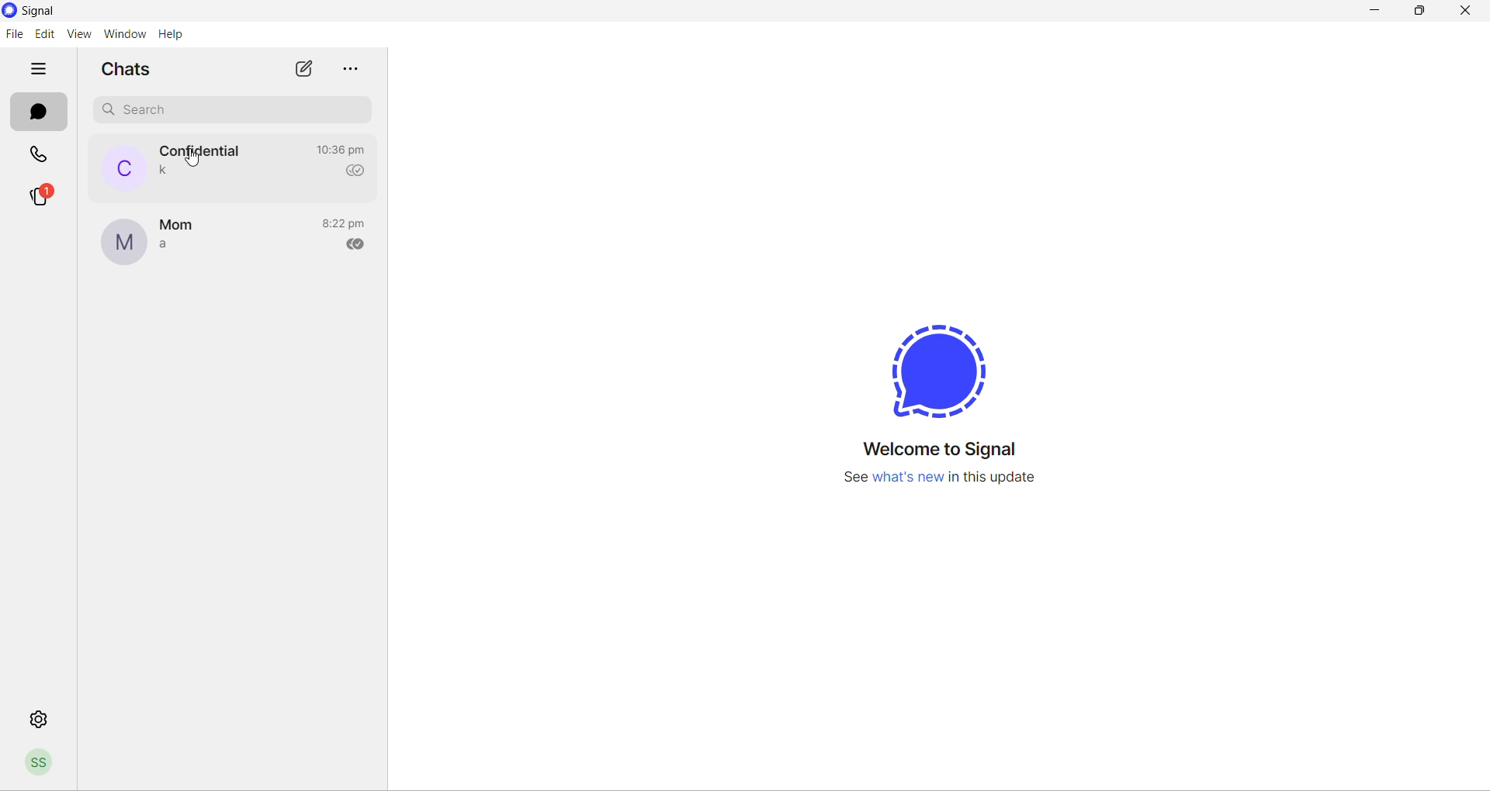  What do you see at coordinates (364, 67) in the screenshot?
I see `more options` at bounding box center [364, 67].